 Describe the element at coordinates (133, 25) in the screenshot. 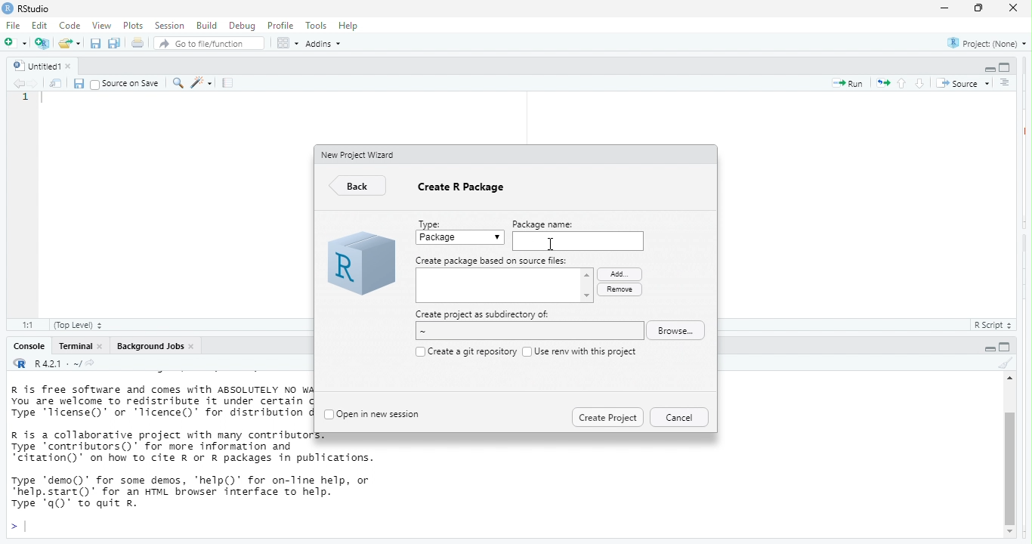

I see `Plots` at that location.